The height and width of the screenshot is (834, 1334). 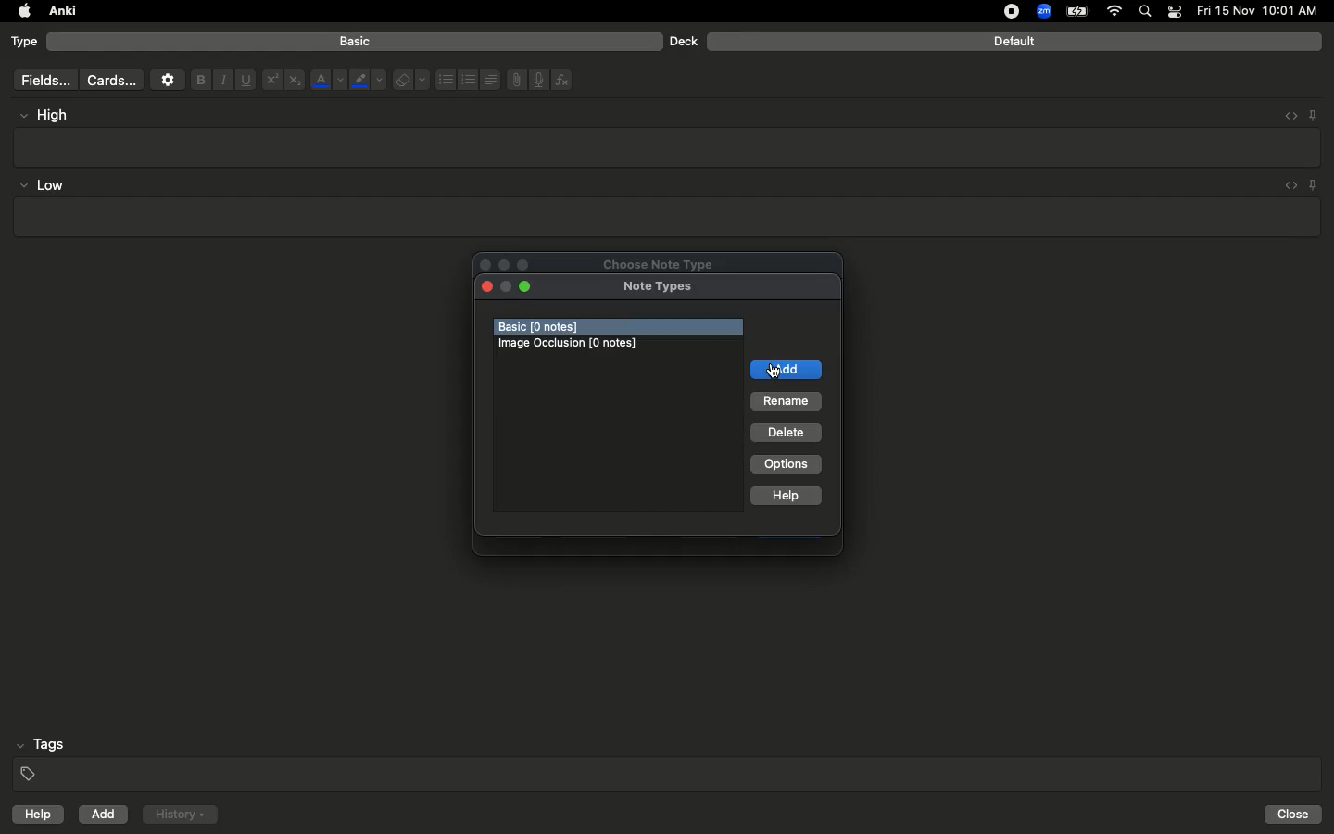 What do you see at coordinates (271, 81) in the screenshot?
I see `Superscript` at bounding box center [271, 81].